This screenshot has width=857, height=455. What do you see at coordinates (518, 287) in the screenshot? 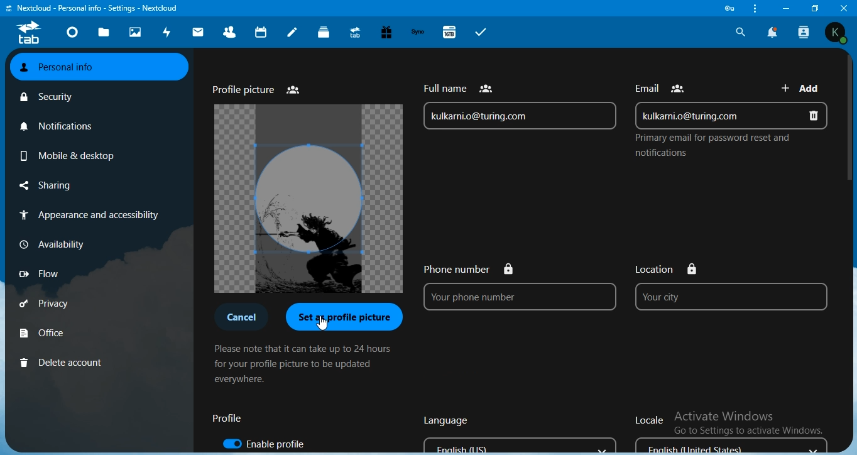
I see `phone no` at bounding box center [518, 287].